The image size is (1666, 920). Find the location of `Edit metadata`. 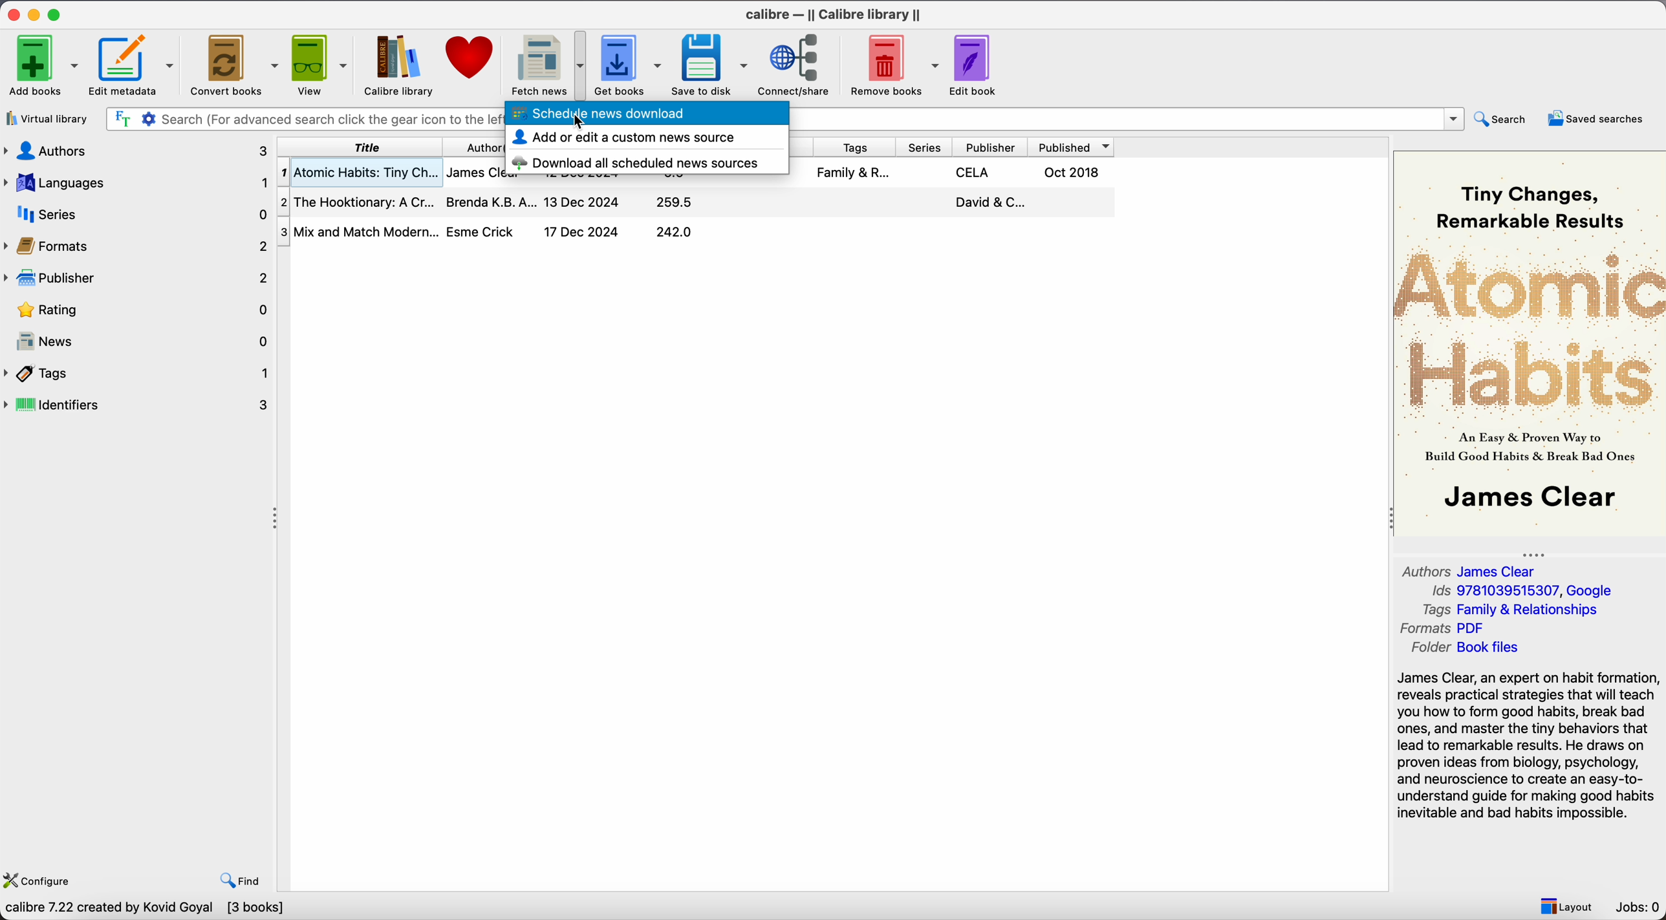

Edit metadata is located at coordinates (133, 65).